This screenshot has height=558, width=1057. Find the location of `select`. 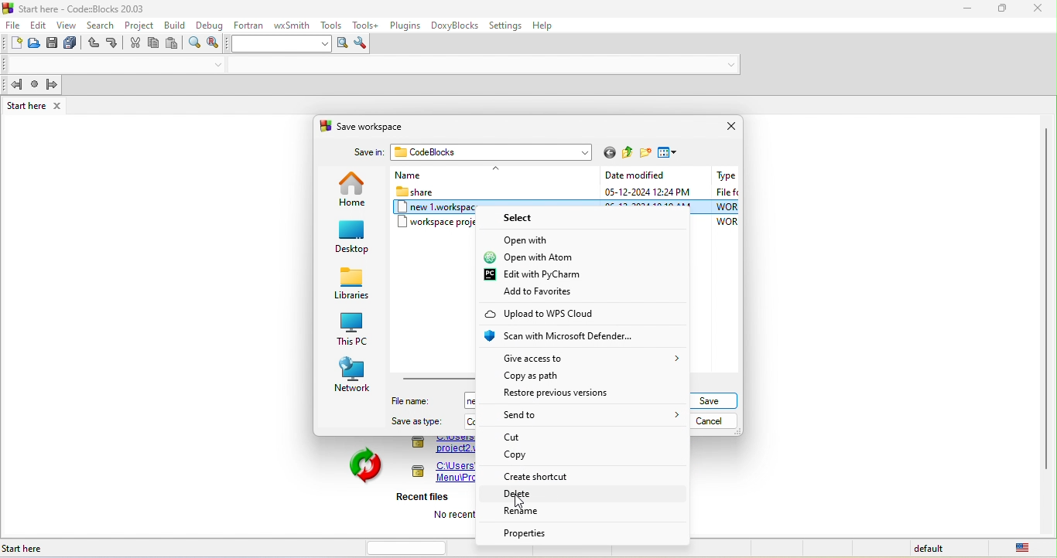

select is located at coordinates (528, 219).